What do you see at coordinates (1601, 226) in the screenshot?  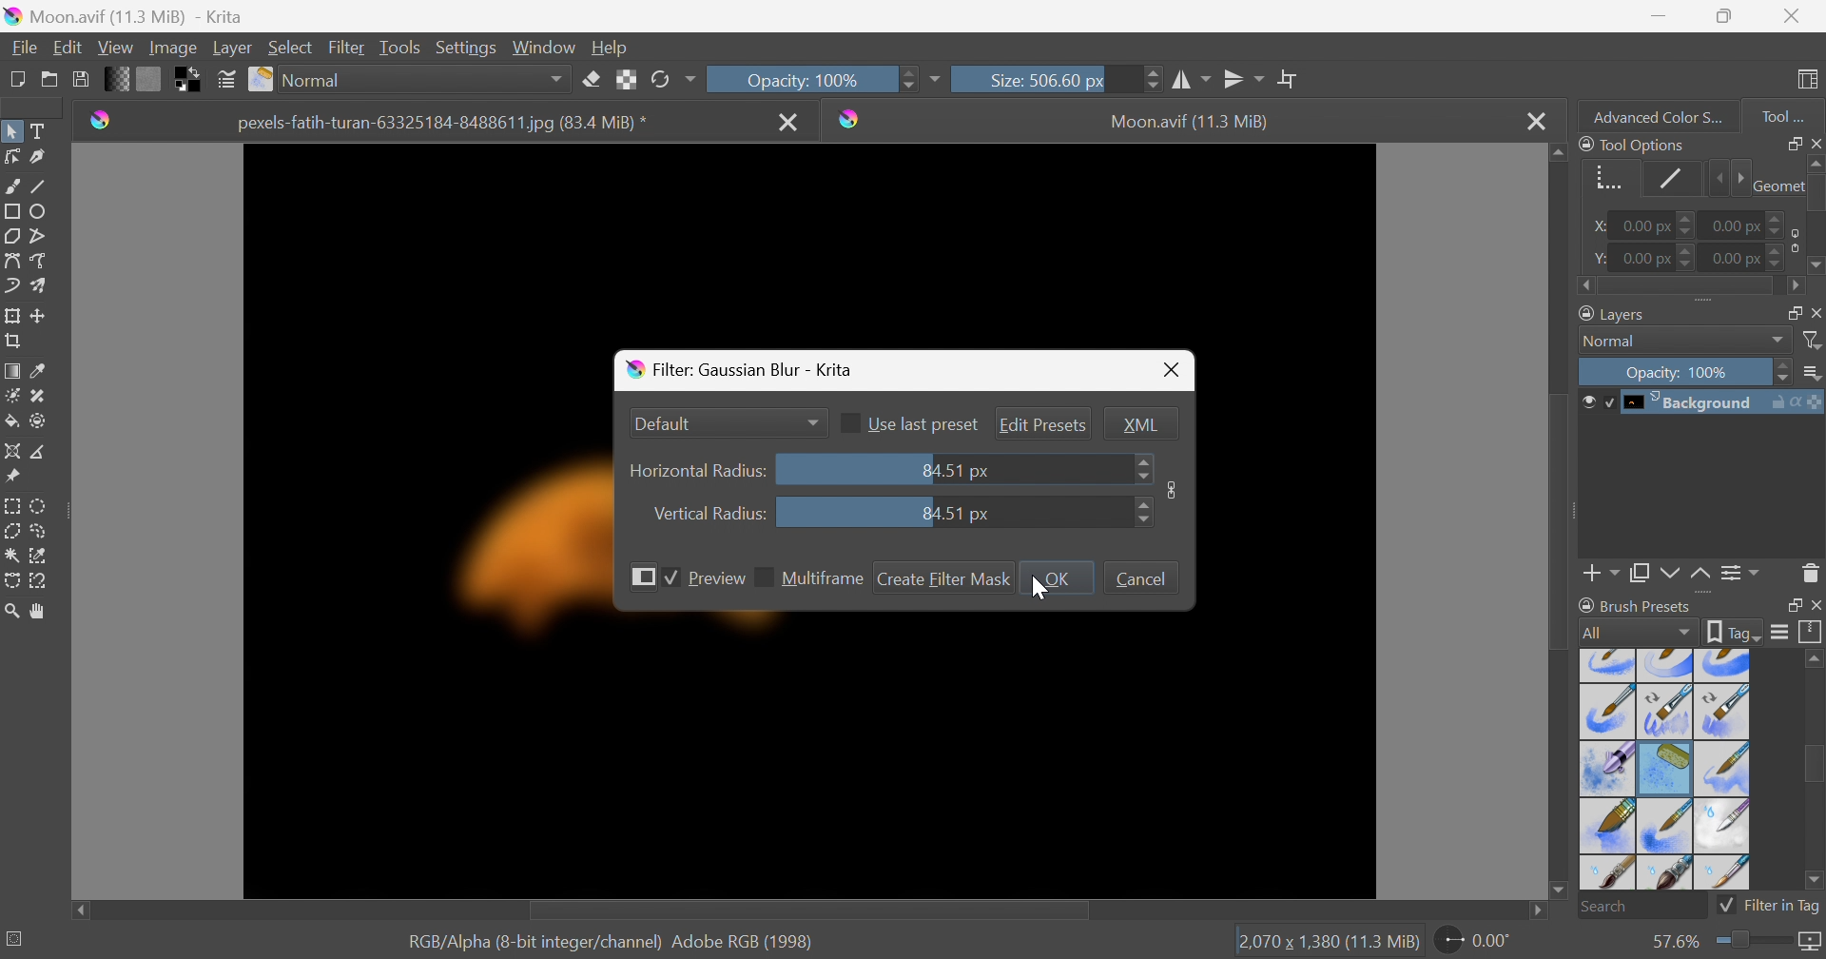 I see `x:` at bounding box center [1601, 226].